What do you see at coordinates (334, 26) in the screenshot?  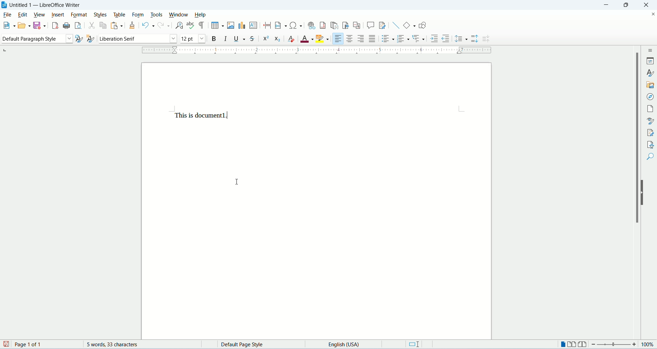 I see `insert endnote` at bounding box center [334, 26].